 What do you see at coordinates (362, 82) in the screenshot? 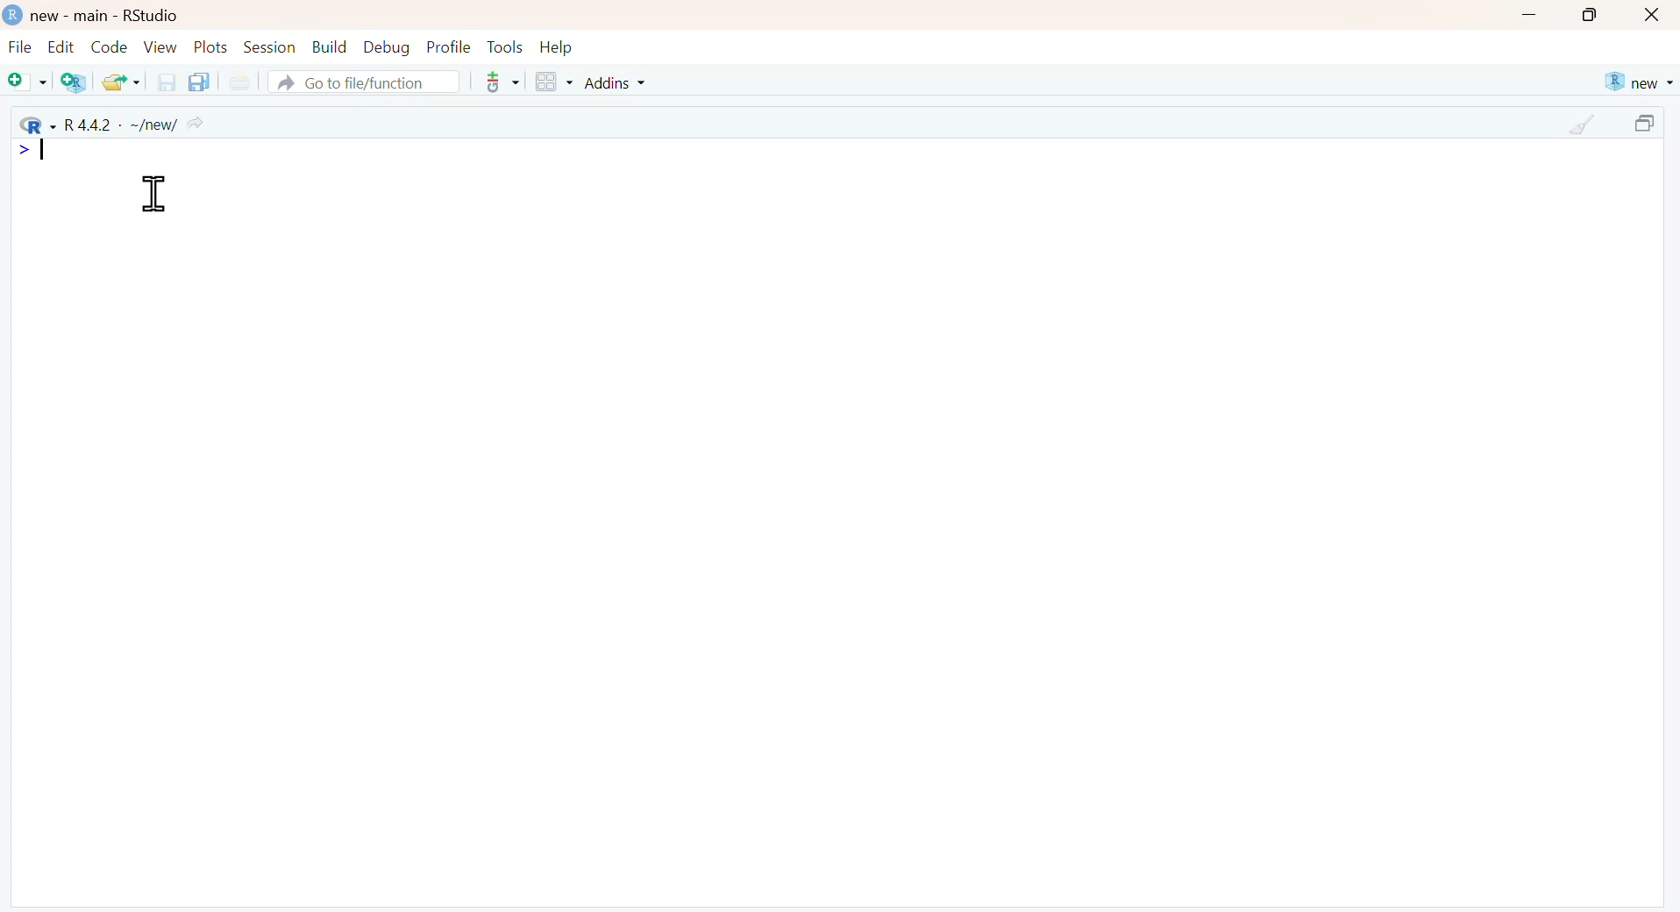
I see `Go to file/function` at bounding box center [362, 82].